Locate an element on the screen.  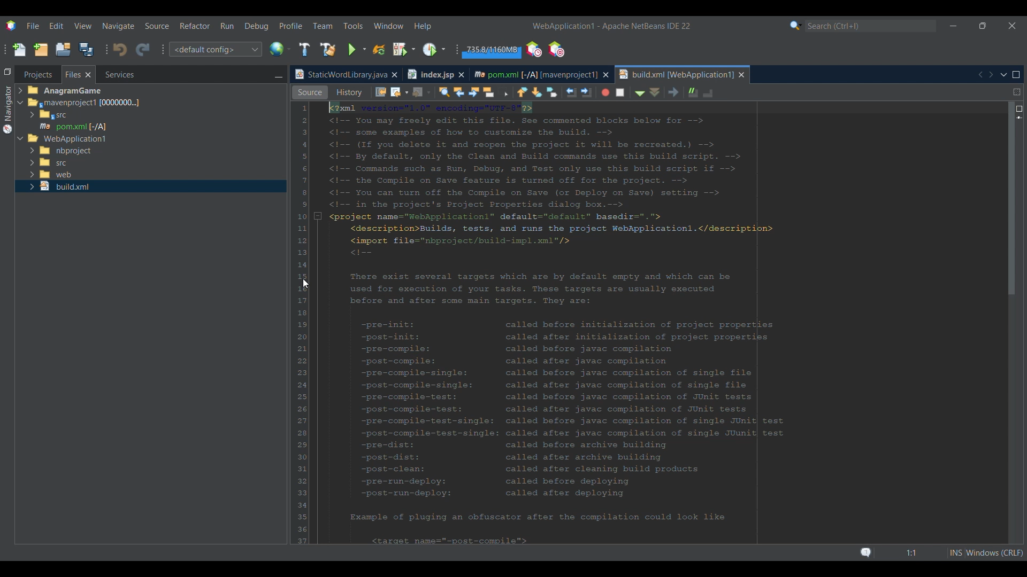
Debug main project is located at coordinates (404, 49).